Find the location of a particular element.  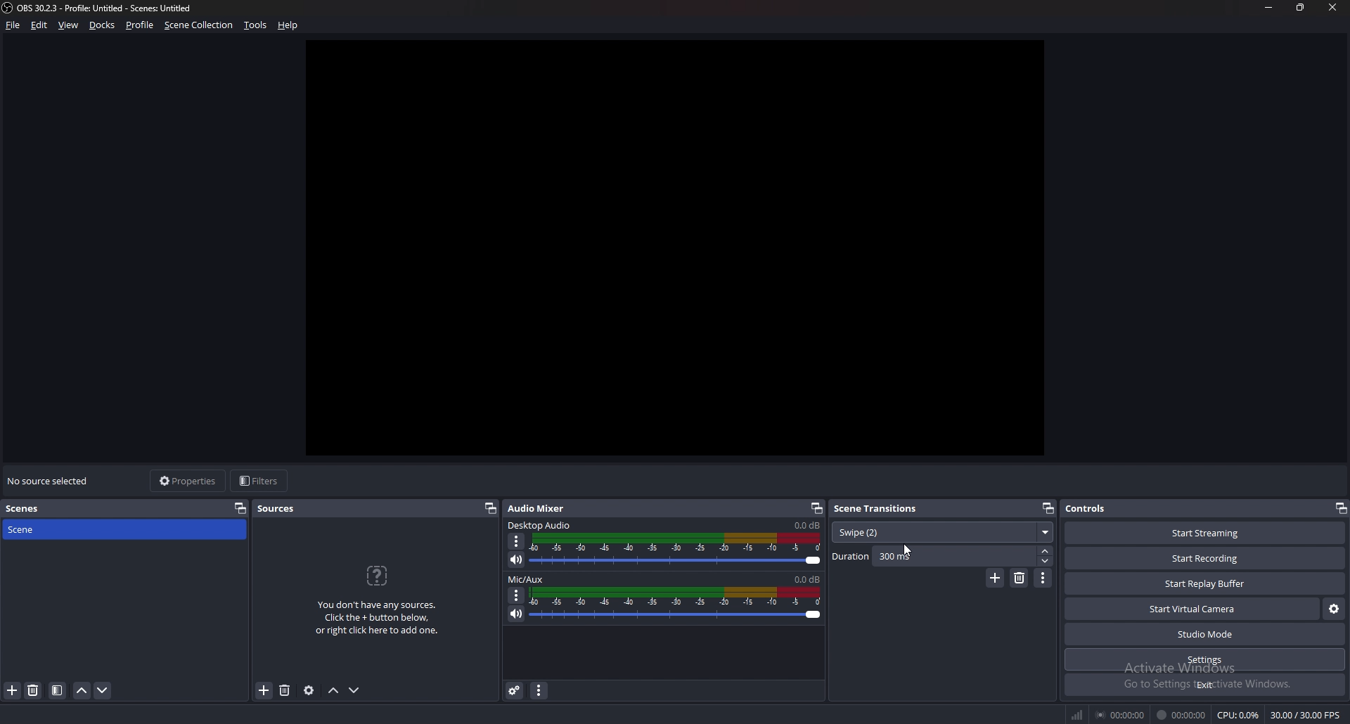

recording duration is located at coordinates (1182, 715).